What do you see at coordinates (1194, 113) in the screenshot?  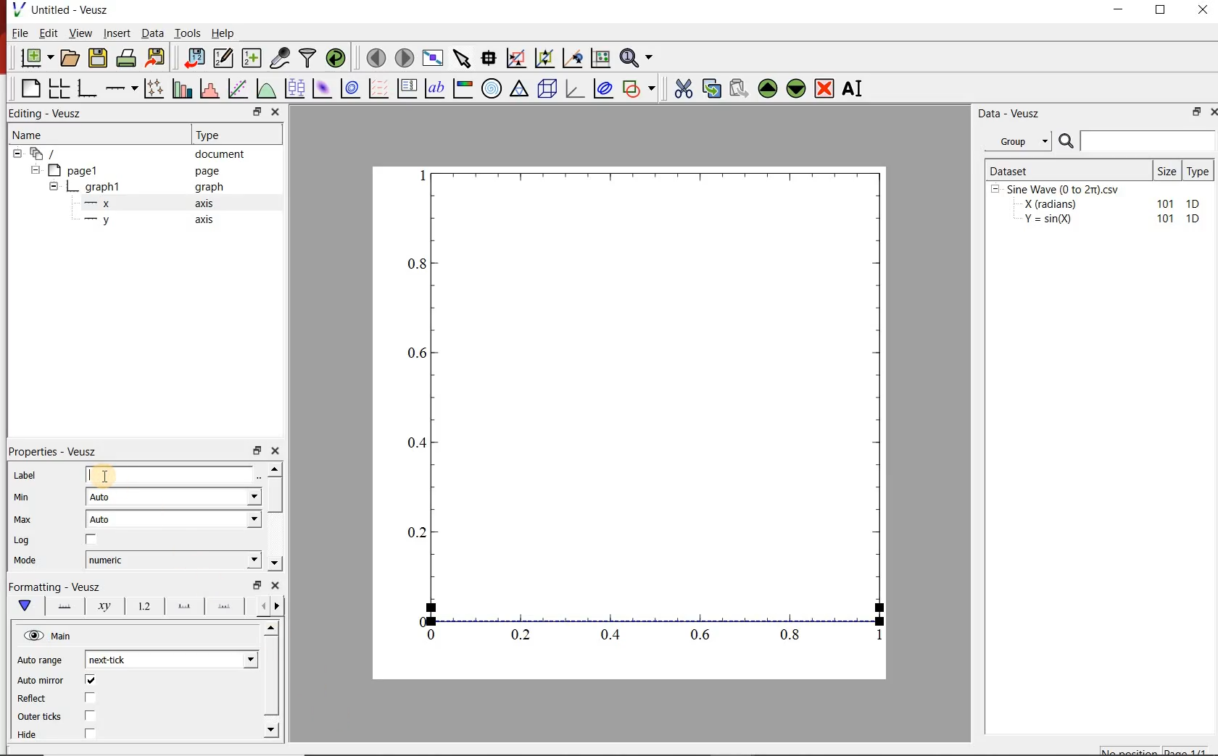 I see `Min/Max` at bounding box center [1194, 113].